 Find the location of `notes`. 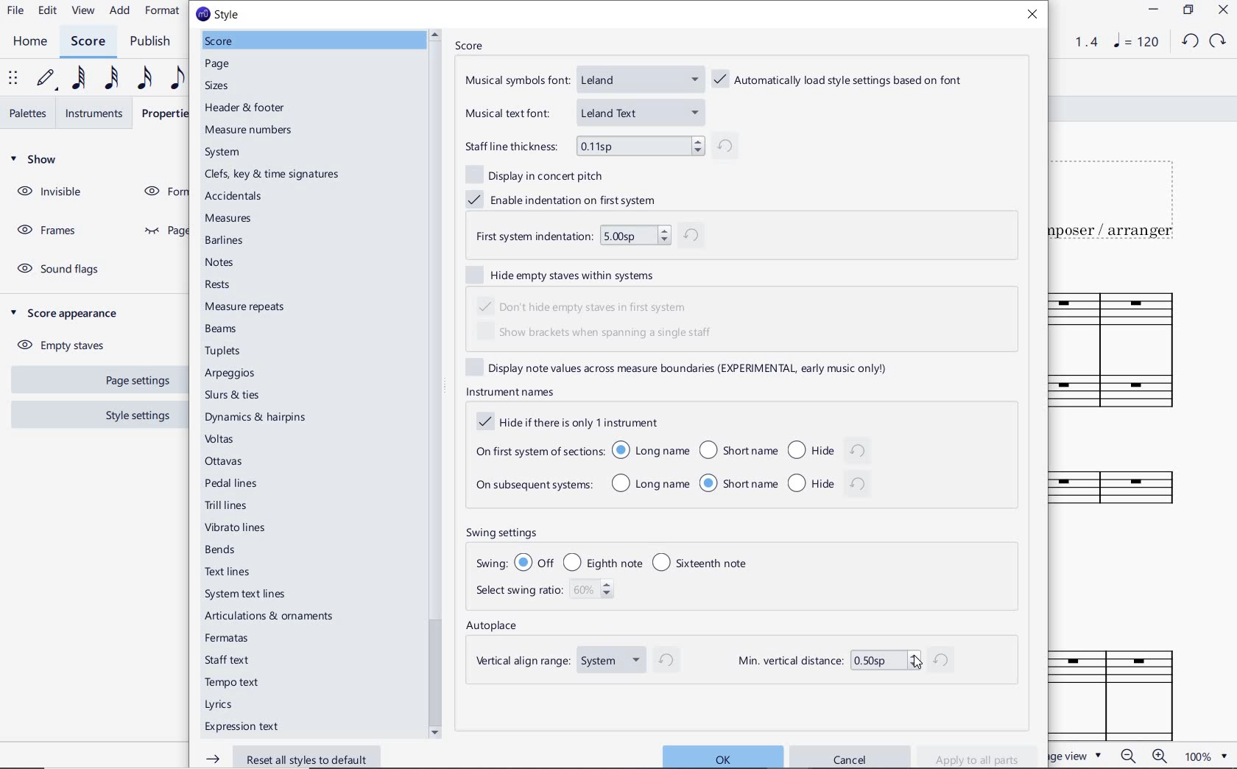

notes is located at coordinates (219, 262).